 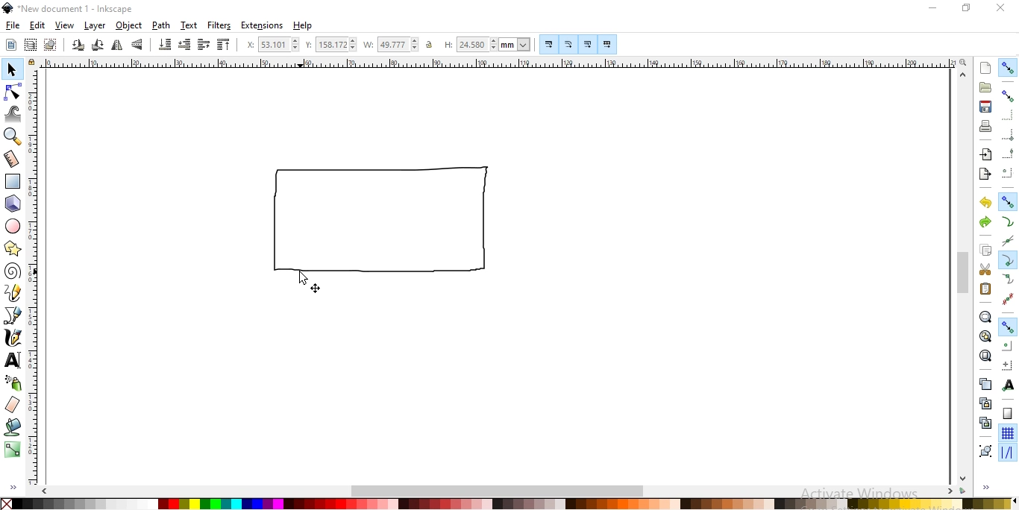 I want to click on snap centers ofbounding boxes, so click(x=1009, y=171).